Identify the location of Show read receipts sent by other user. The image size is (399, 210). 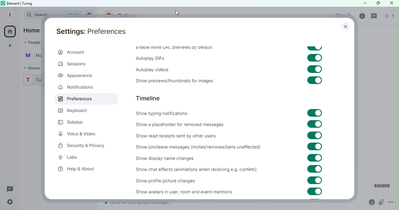
(194, 134).